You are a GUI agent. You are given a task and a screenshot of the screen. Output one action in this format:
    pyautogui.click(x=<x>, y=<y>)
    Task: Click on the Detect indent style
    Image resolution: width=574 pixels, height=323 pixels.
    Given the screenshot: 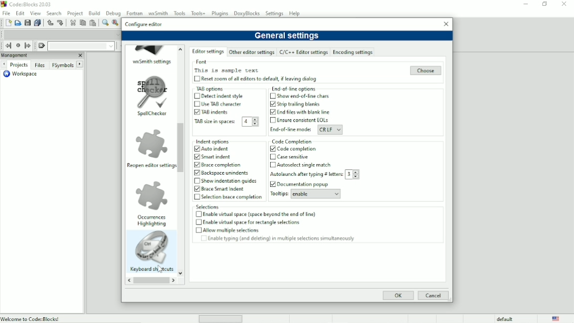 What is the action you would take?
    pyautogui.click(x=222, y=96)
    